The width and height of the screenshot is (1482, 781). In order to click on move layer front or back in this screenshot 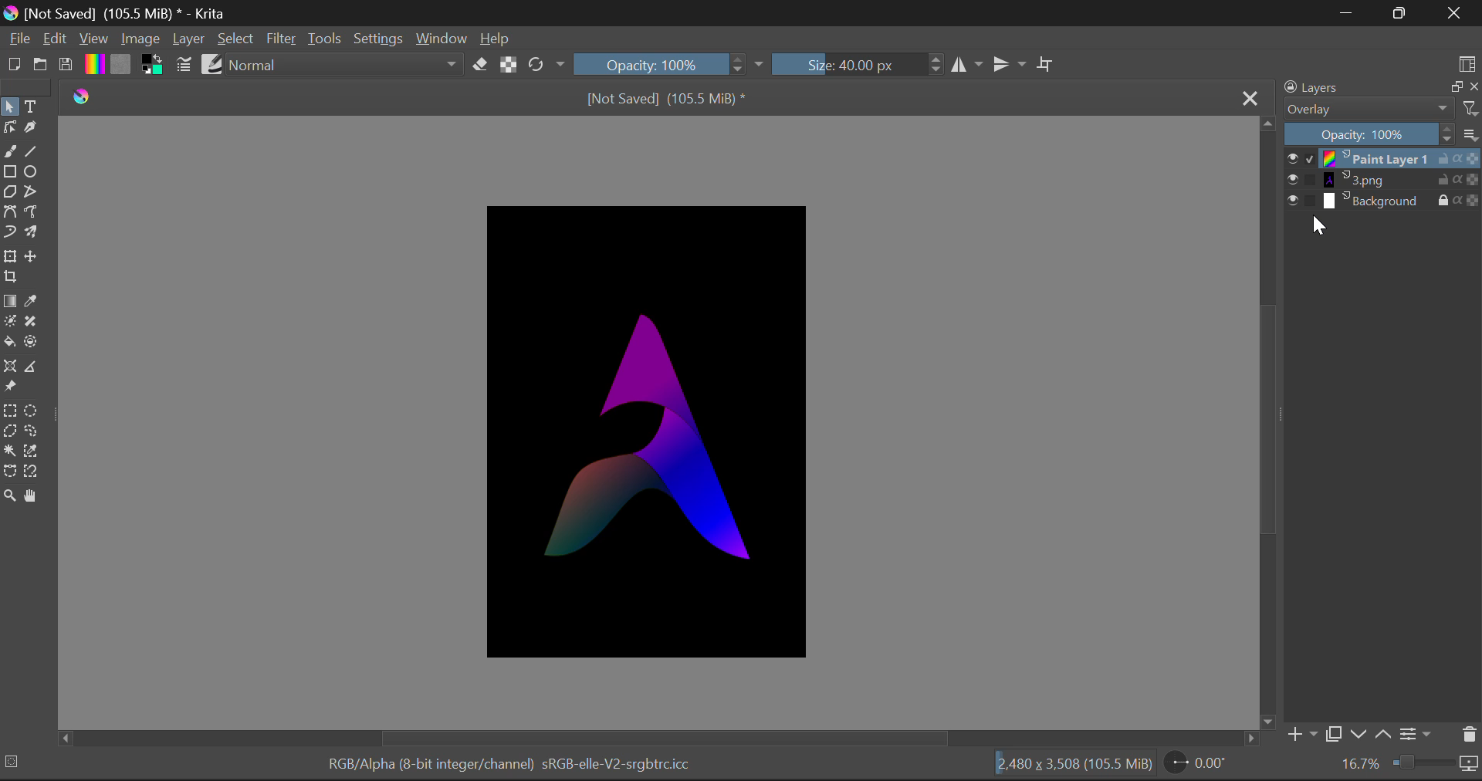, I will do `click(1374, 735)`.